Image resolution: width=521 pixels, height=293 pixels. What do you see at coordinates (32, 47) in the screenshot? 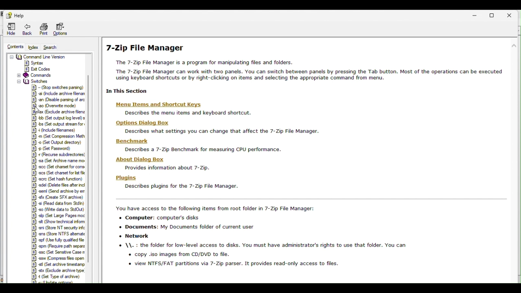
I see `Index` at bounding box center [32, 47].